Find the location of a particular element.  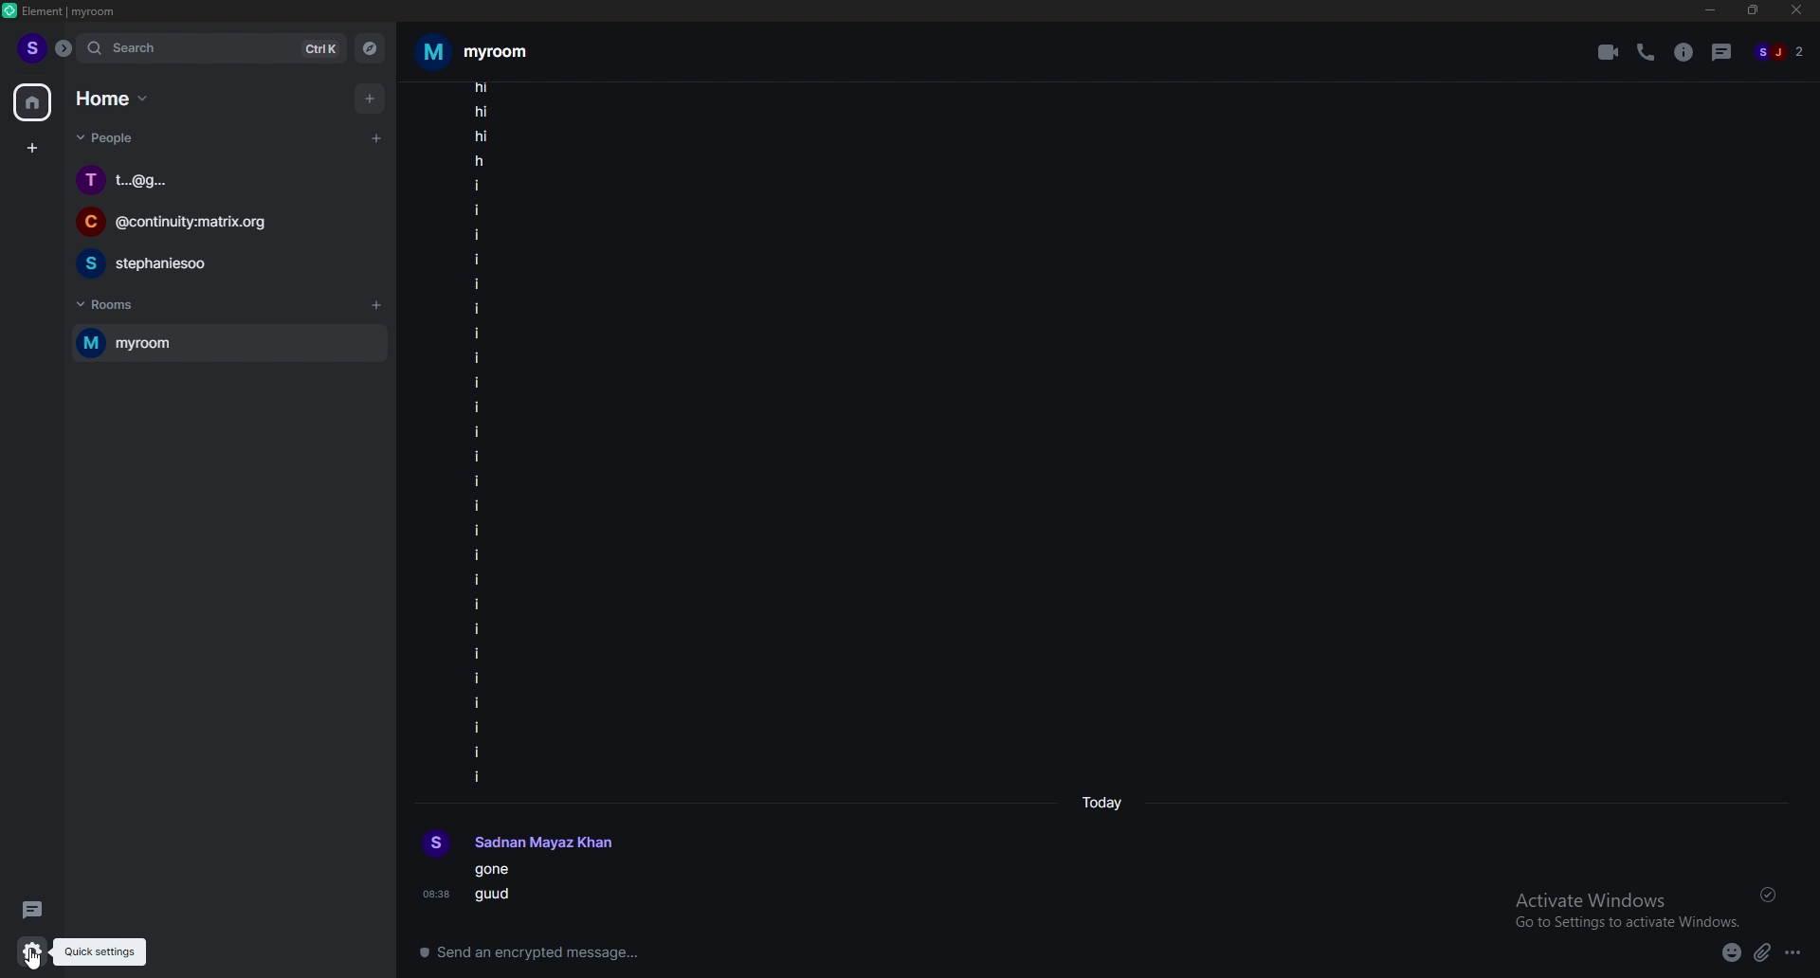

thread is located at coordinates (27, 910).